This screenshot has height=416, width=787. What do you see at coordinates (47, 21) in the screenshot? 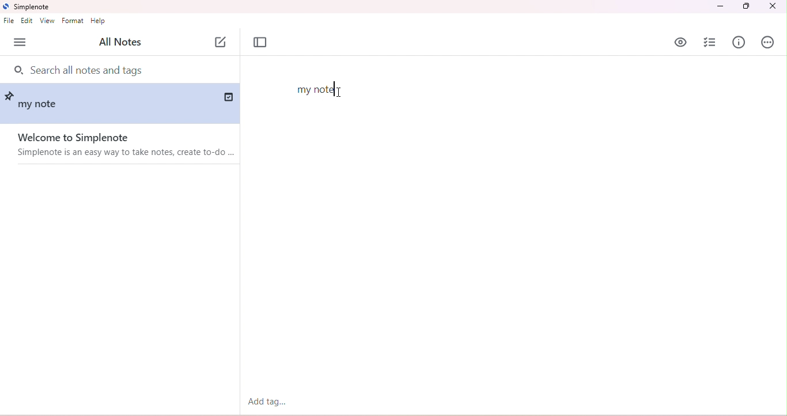
I see `view` at bounding box center [47, 21].